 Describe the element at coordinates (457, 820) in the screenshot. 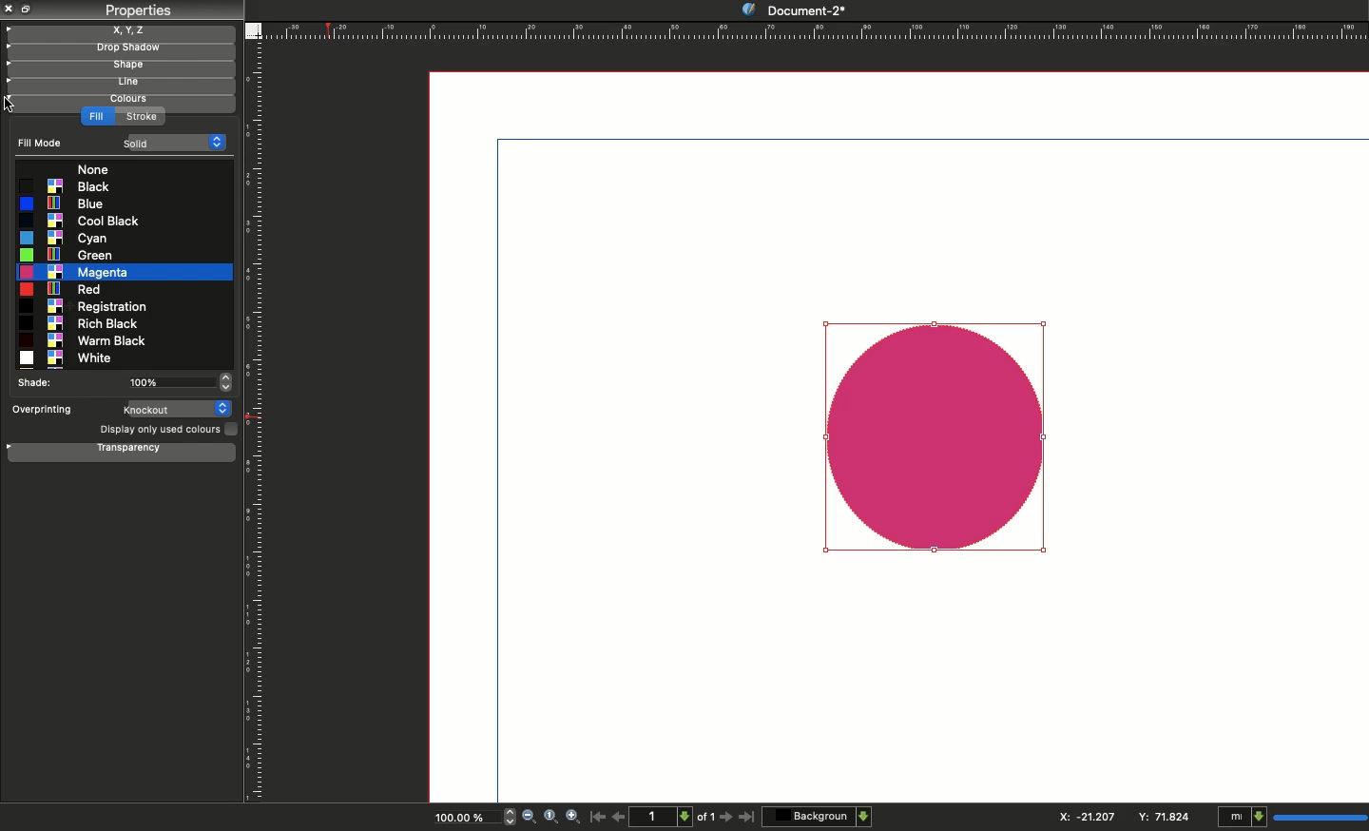

I see `100.00%` at that location.